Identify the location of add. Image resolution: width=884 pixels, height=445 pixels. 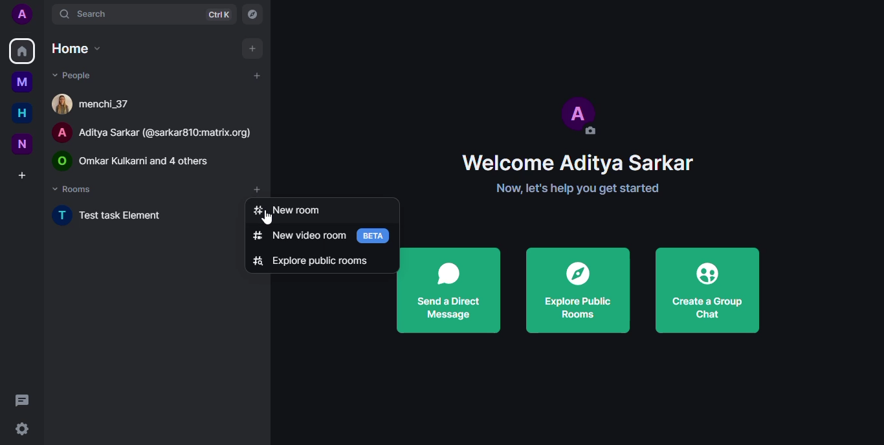
(255, 74).